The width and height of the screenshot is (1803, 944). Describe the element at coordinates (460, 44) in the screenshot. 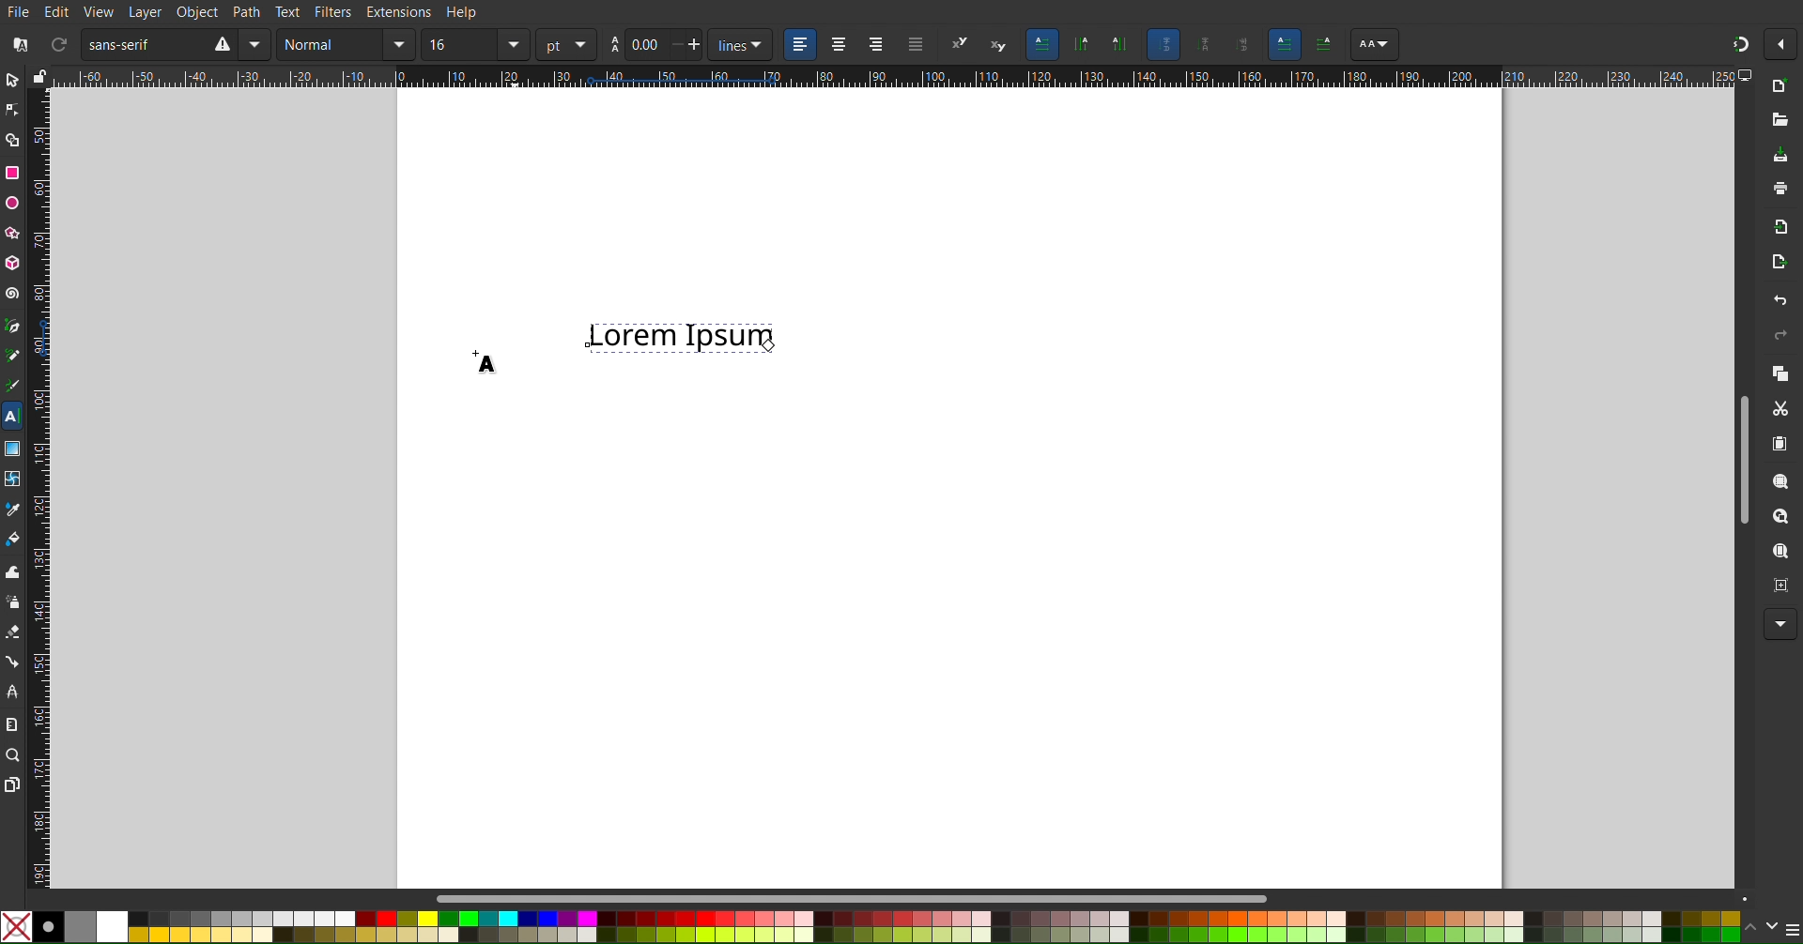

I see `size` at that location.